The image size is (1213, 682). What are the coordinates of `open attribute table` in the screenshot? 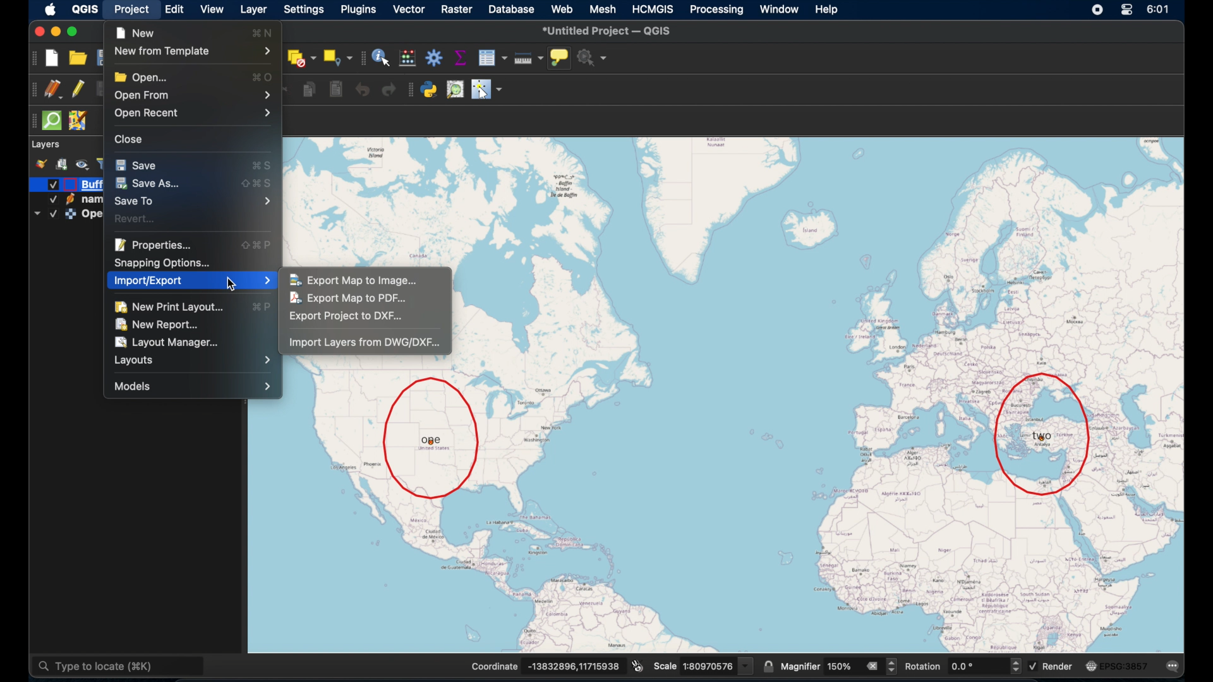 It's located at (492, 57).